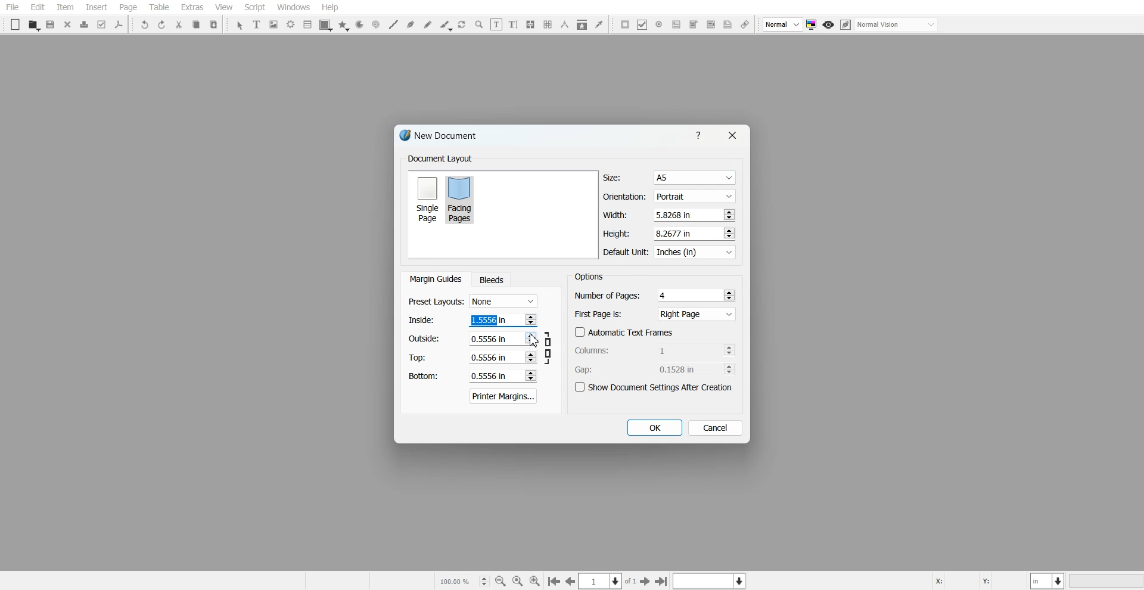  Describe the element at coordinates (500, 581) in the screenshot. I see `Zoom Out` at that location.